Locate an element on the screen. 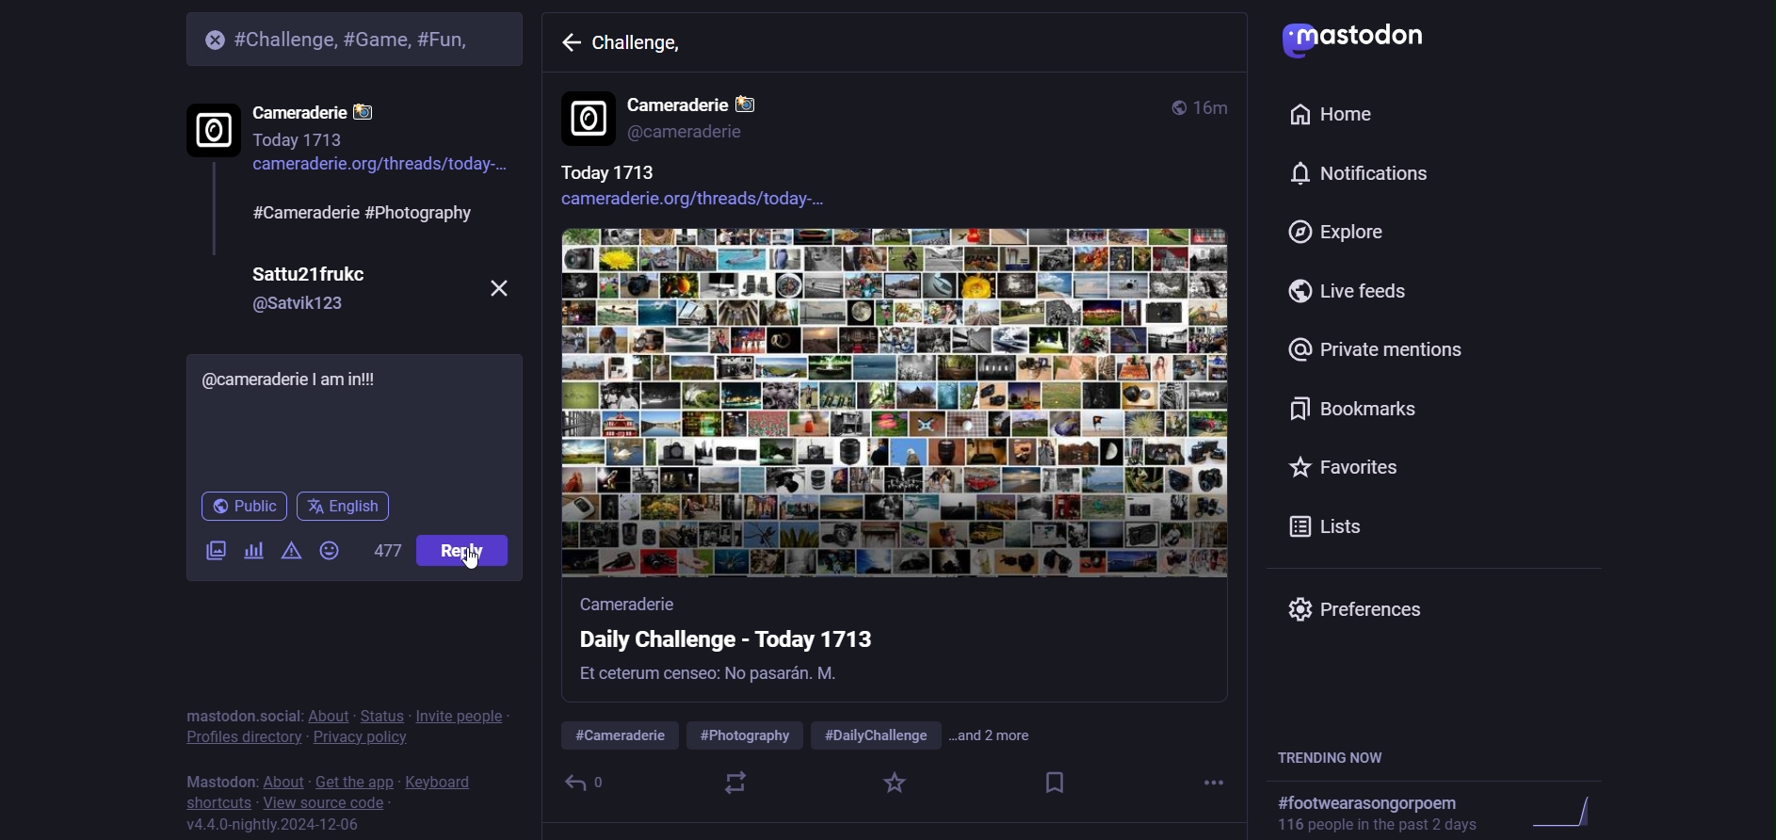 The height and width of the screenshot is (840, 1776). back is located at coordinates (569, 45).